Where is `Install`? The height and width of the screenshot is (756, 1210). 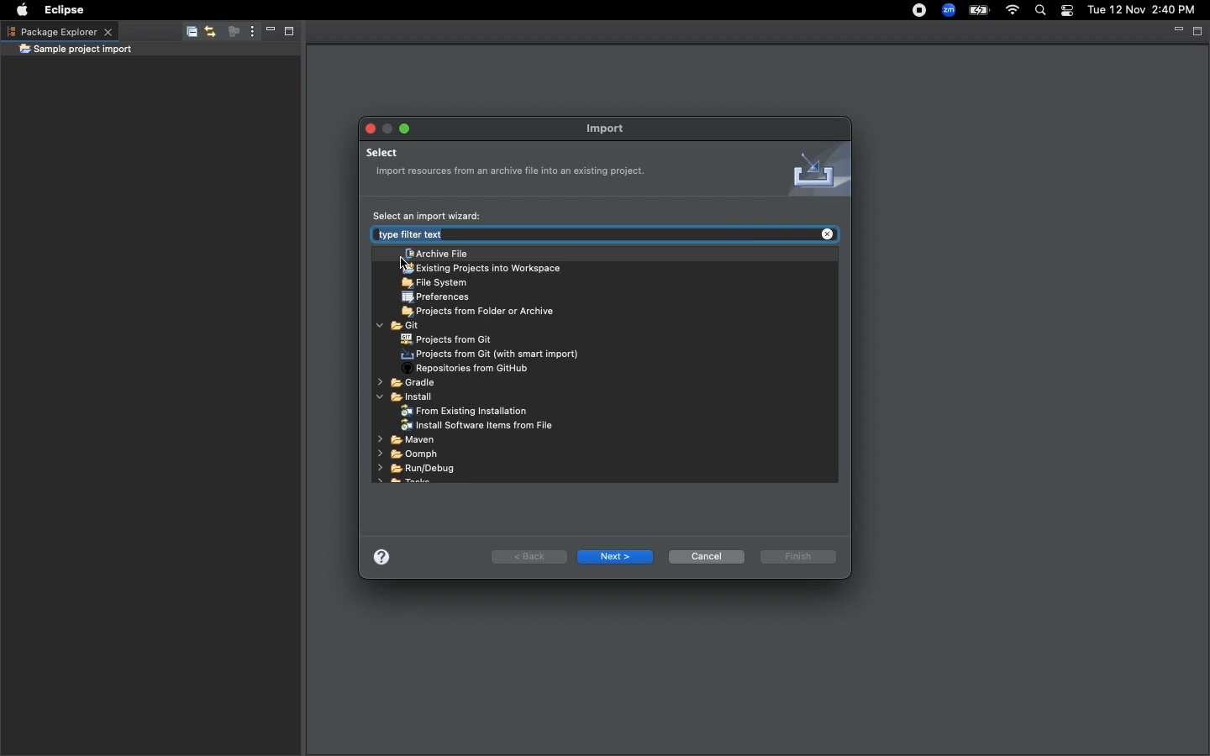 Install is located at coordinates (409, 398).